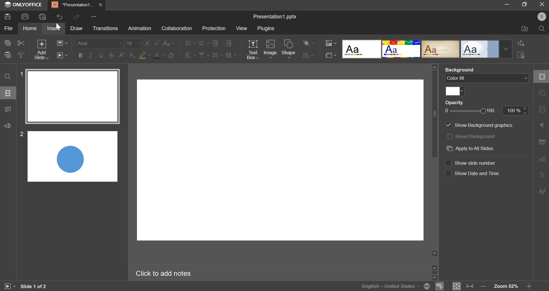 The width and height of the screenshot is (549, 291). What do you see at coordinates (473, 163) in the screenshot?
I see `show slide number` at bounding box center [473, 163].